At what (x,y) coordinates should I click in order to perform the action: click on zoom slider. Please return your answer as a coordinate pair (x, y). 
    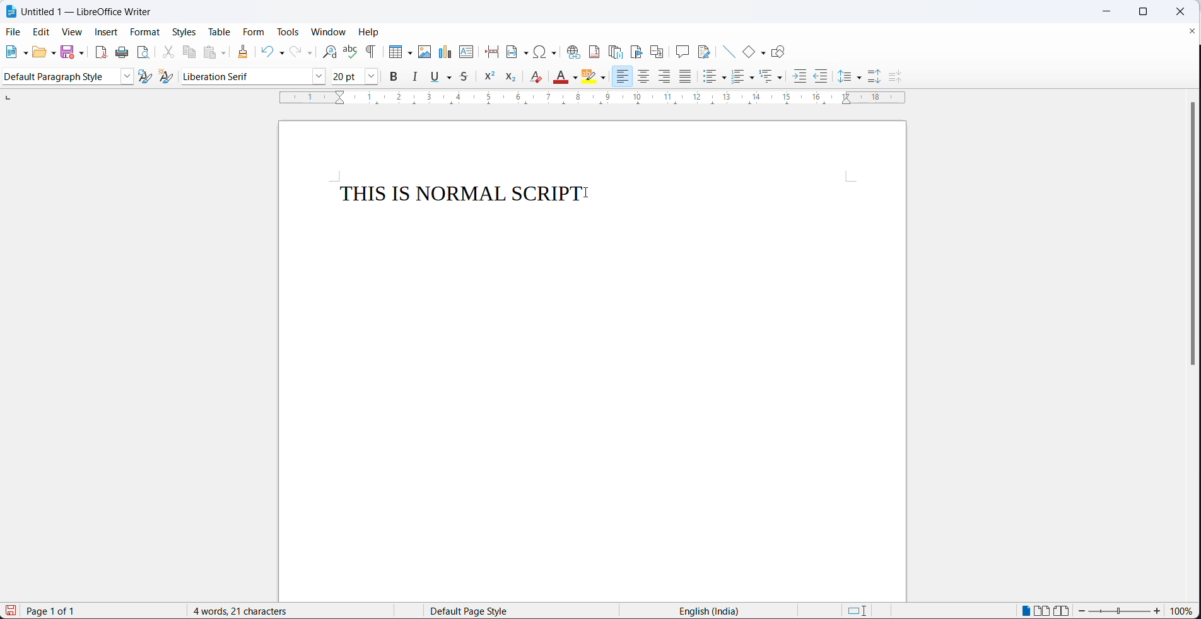
    Looking at the image, I should click on (1120, 613).